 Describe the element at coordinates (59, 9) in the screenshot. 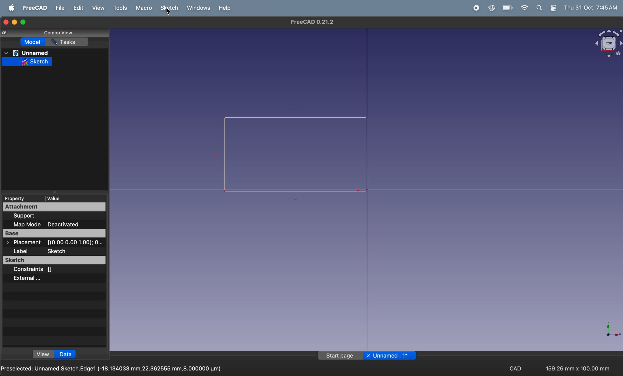

I see `file` at that location.